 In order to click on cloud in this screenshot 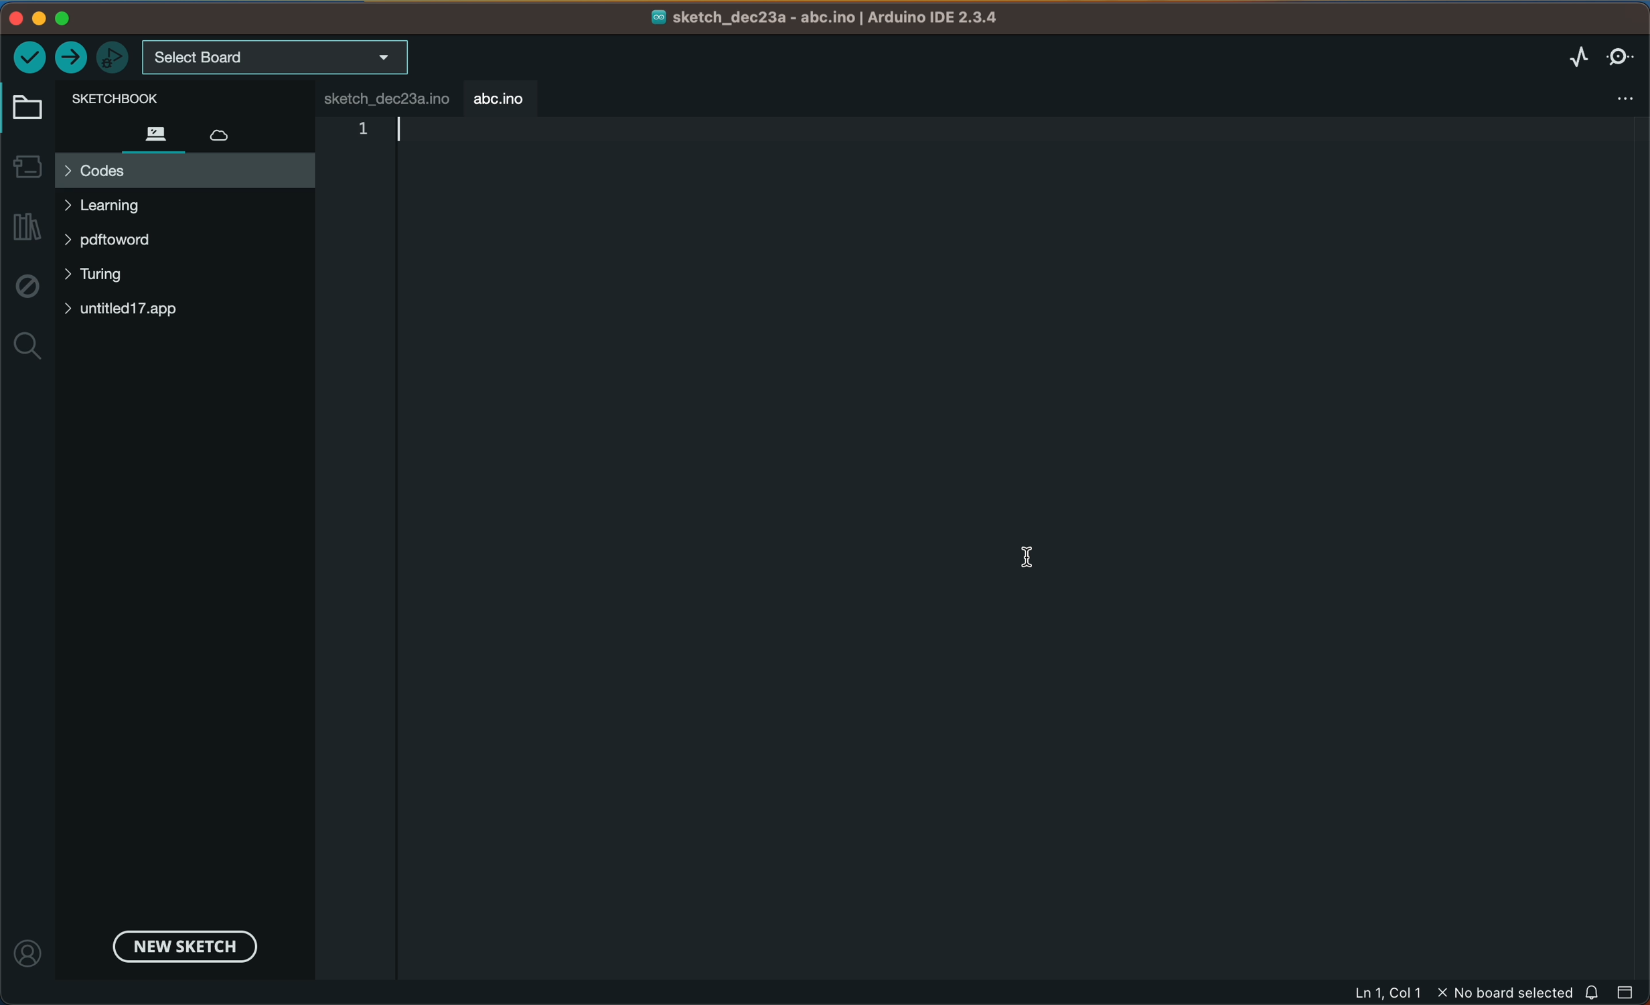, I will do `click(232, 131)`.